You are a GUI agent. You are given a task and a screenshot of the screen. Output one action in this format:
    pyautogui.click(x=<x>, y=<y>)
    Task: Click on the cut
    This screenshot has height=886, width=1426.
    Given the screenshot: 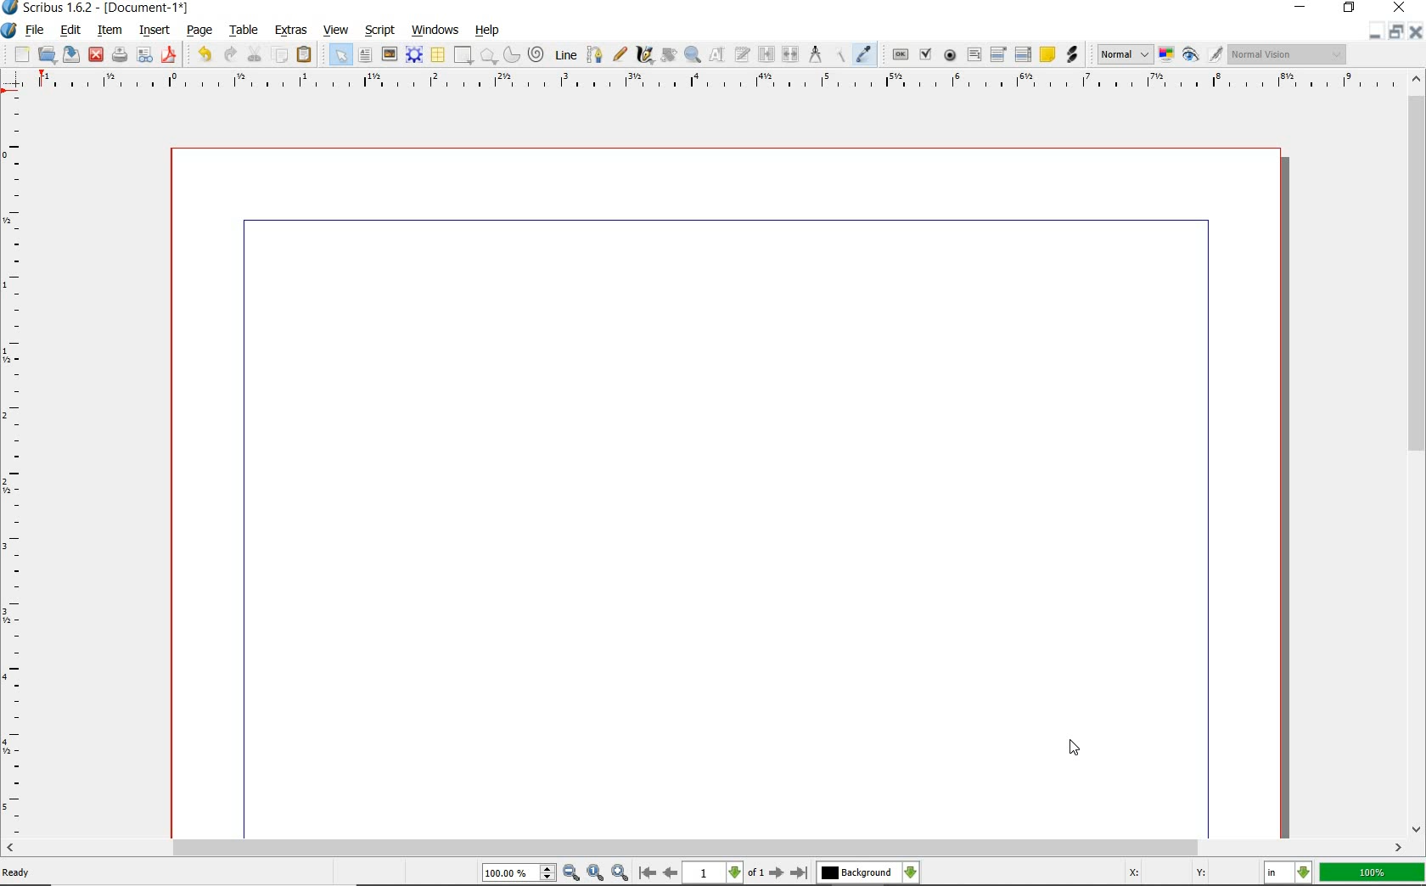 What is the action you would take?
    pyautogui.click(x=256, y=53)
    